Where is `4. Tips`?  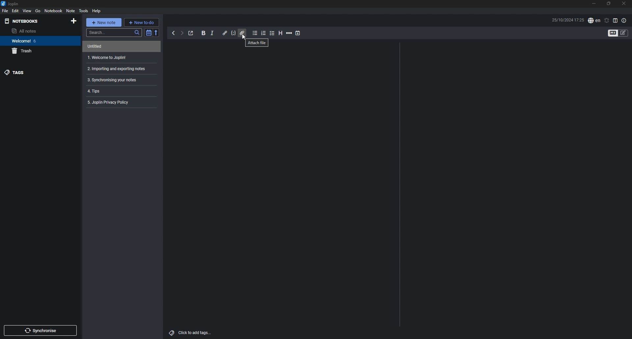
4. Tips is located at coordinates (92, 91).